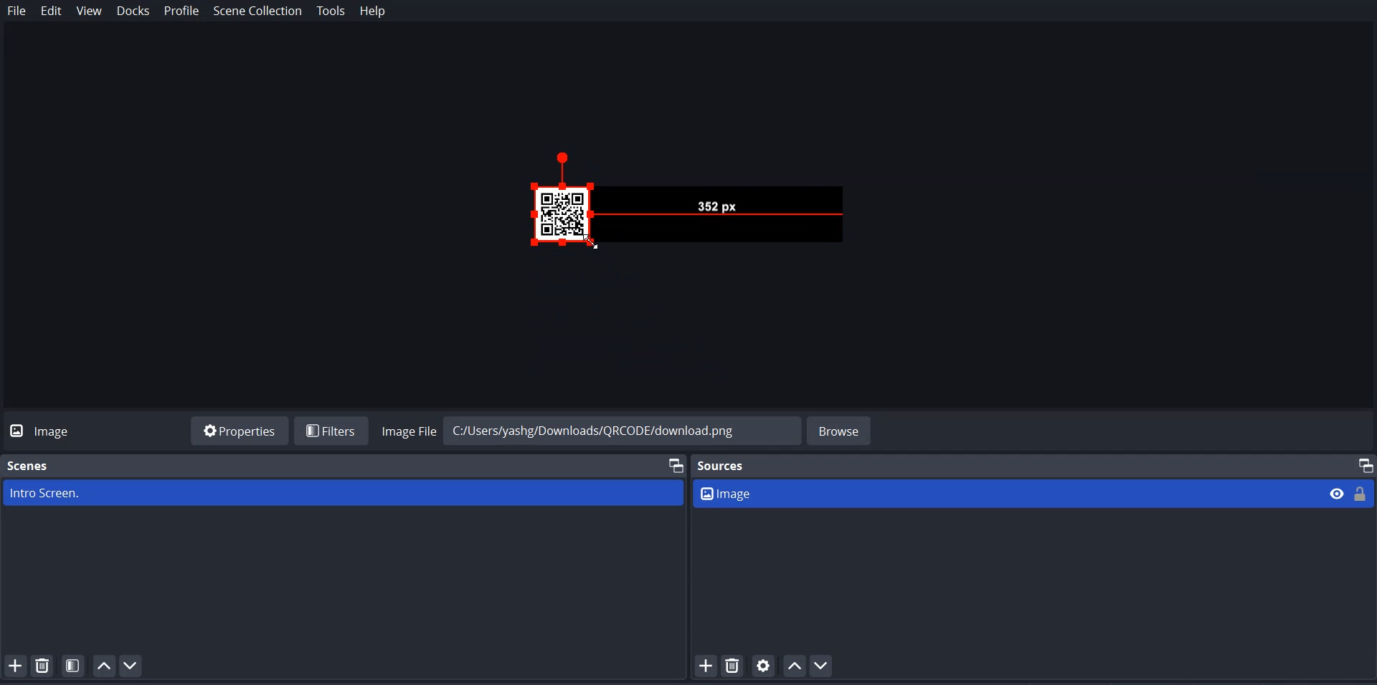 This screenshot has width=1377, height=685. What do you see at coordinates (671, 203) in the screenshot?
I see `Preview Drag Handle` at bounding box center [671, 203].